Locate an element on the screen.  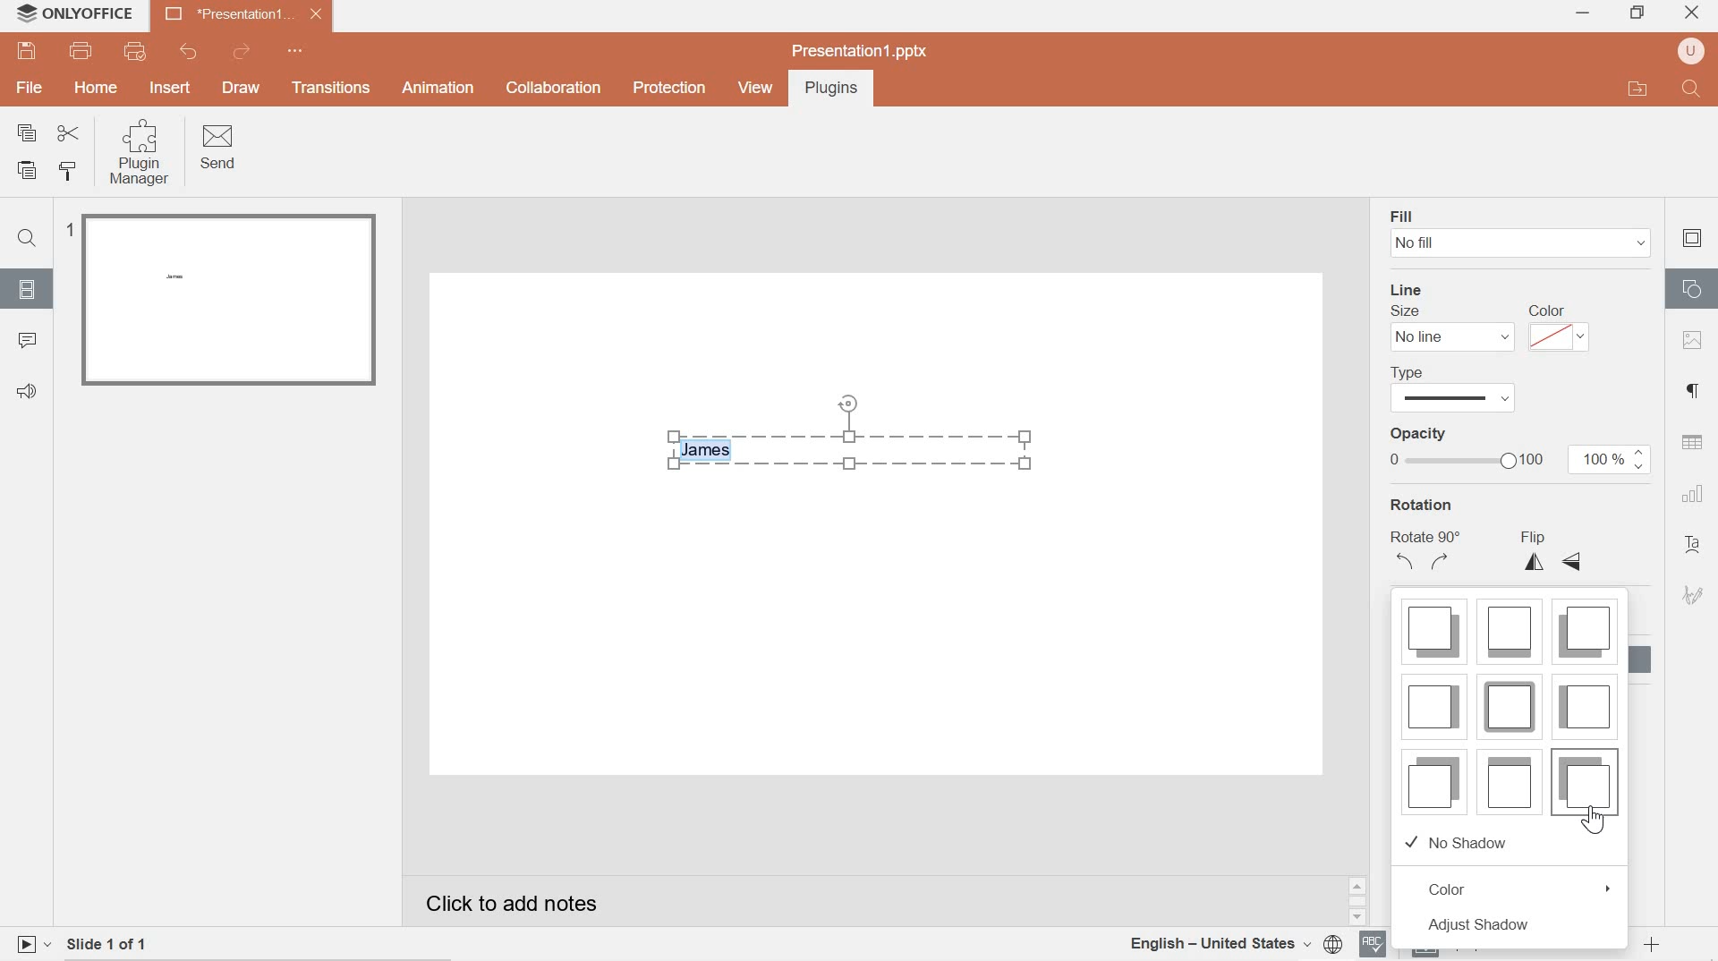
system logo is located at coordinates (25, 13).